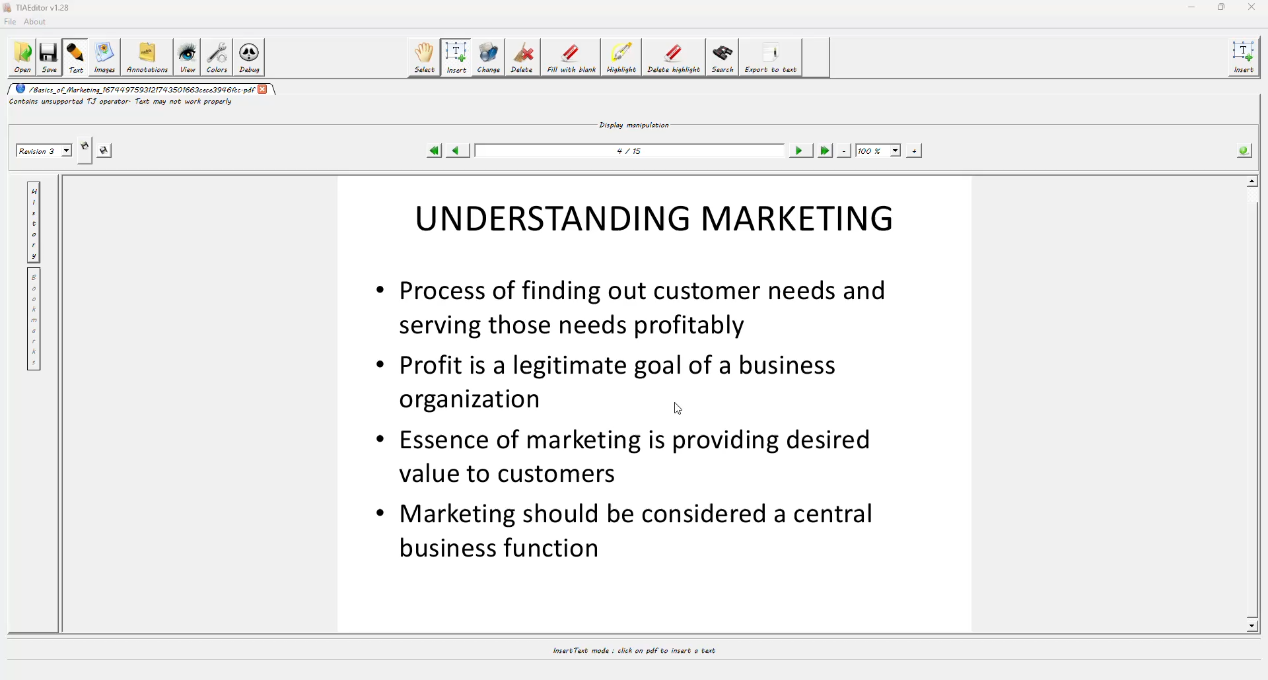  Describe the element at coordinates (1251, 625) in the screenshot. I see `scroll down` at that location.